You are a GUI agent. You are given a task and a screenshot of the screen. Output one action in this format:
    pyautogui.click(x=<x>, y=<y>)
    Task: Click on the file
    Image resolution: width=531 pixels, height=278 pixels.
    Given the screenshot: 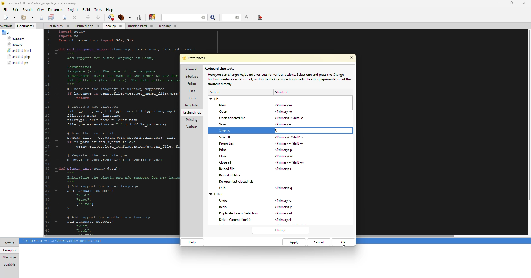 What is the action you would take?
    pyautogui.click(x=16, y=39)
    